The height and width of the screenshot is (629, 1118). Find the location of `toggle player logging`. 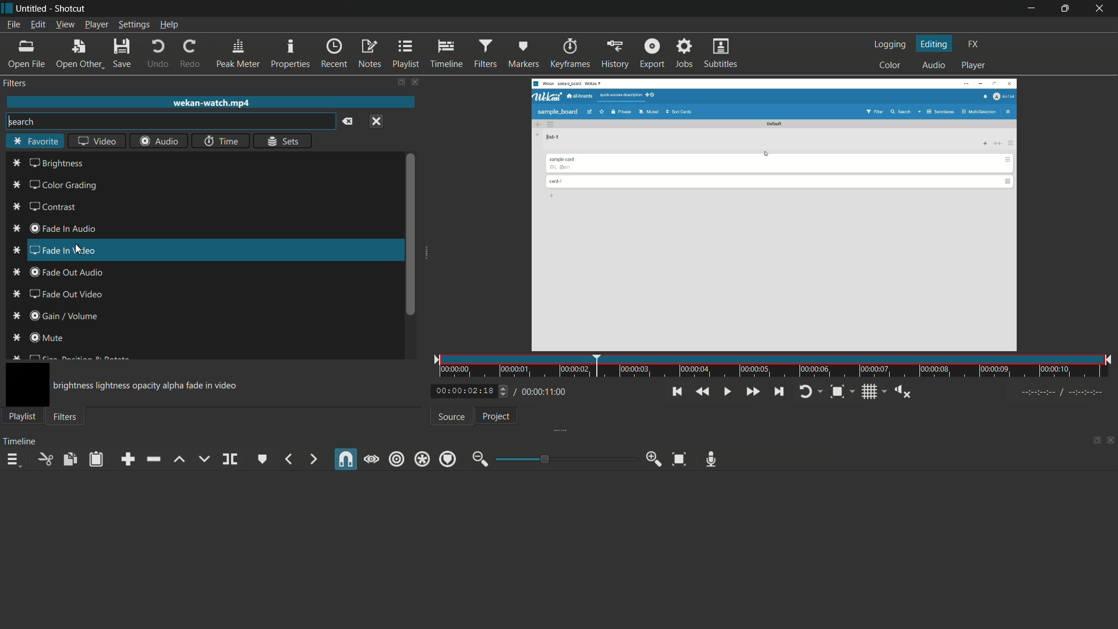

toggle player logging is located at coordinates (808, 392).